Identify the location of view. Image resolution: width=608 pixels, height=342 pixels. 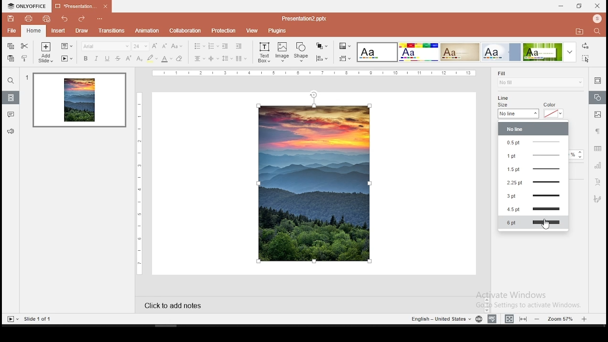
(253, 31).